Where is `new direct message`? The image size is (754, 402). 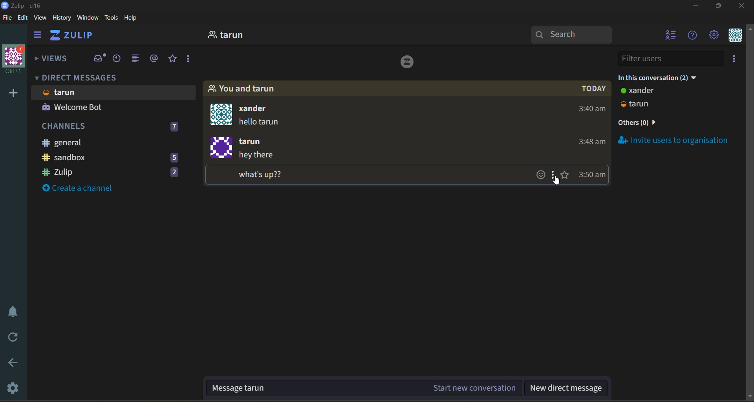 new direct message is located at coordinates (570, 389).